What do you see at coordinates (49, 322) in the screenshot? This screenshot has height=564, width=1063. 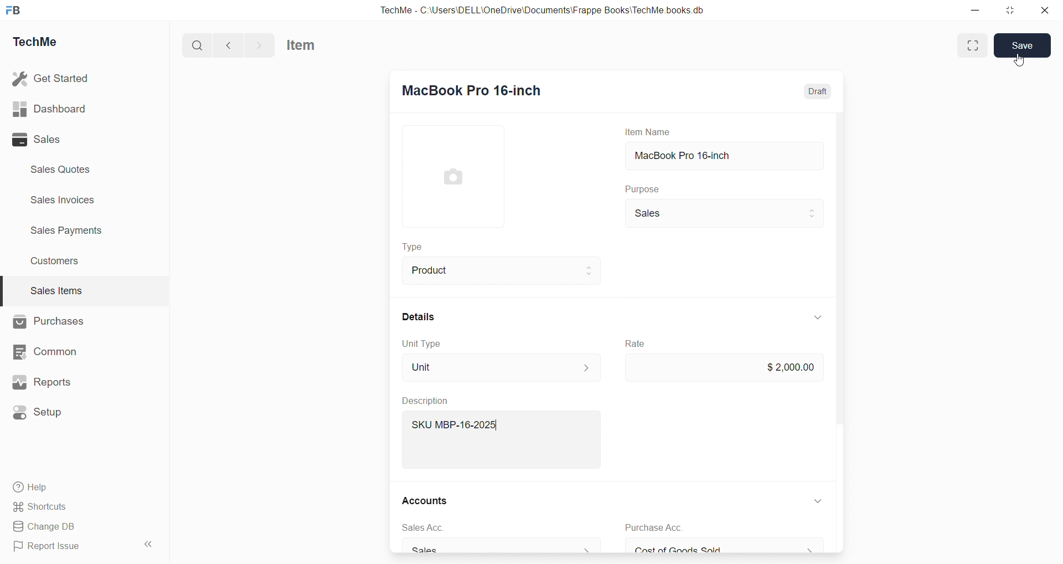 I see `Purchases` at bounding box center [49, 322].